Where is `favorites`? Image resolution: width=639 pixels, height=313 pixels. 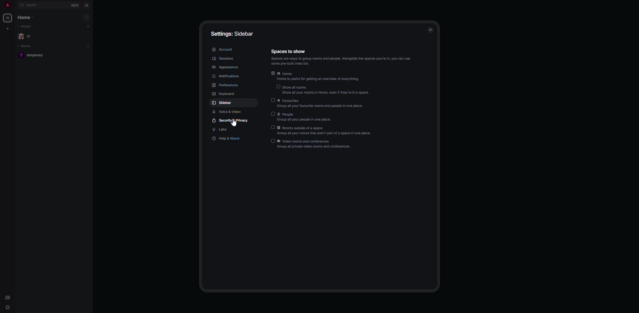 favorites is located at coordinates (320, 103).